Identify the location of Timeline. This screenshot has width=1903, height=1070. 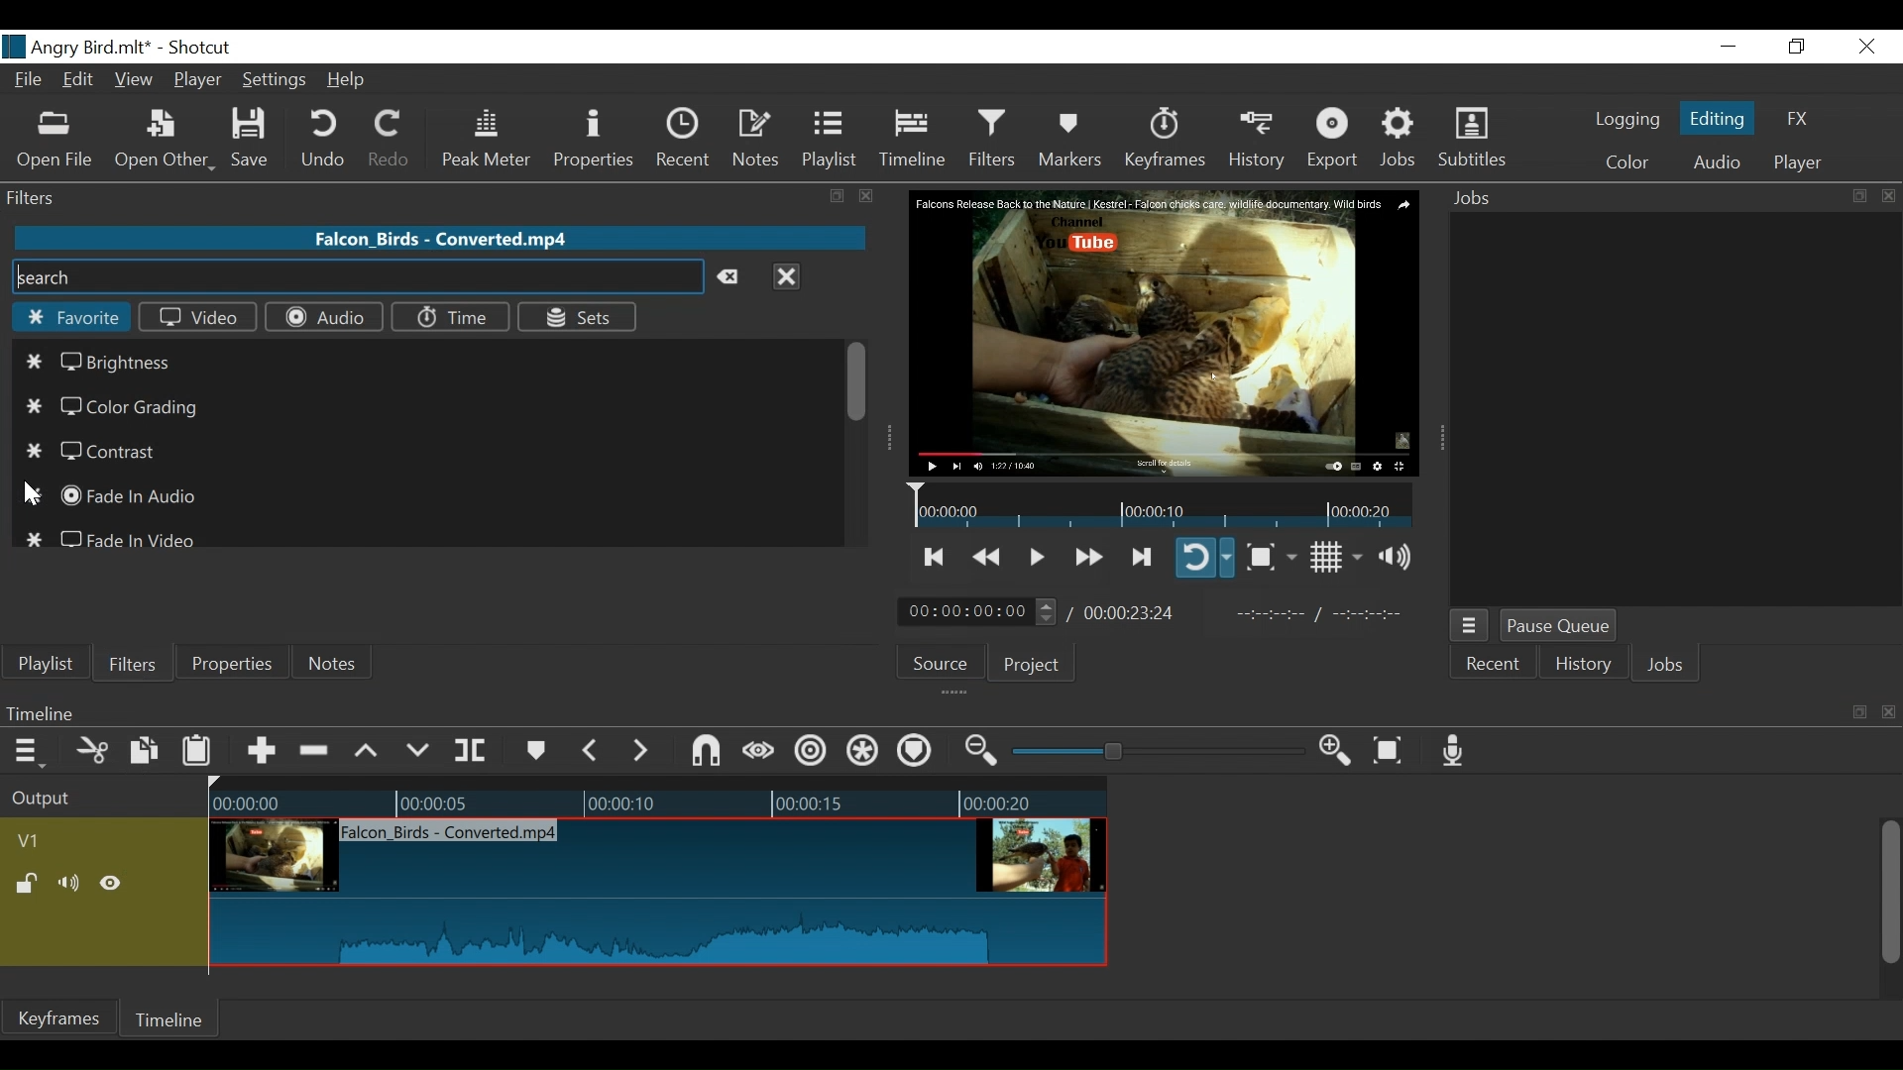
(658, 799).